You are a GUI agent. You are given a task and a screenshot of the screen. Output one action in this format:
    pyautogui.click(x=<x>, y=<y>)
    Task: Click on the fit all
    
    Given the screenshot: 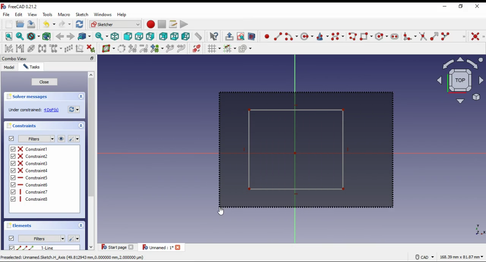 What is the action you would take?
    pyautogui.click(x=9, y=36)
    